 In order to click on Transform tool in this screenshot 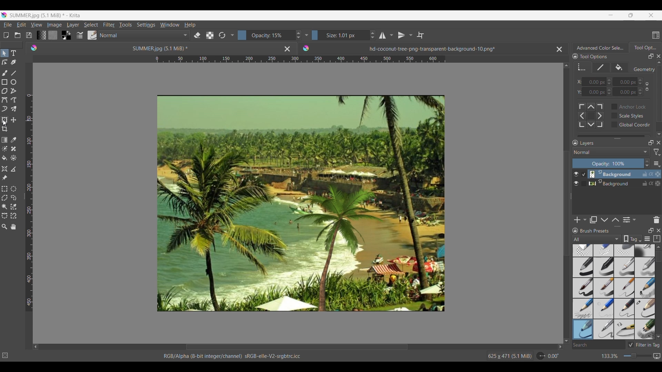, I will do `click(4, 120)`.